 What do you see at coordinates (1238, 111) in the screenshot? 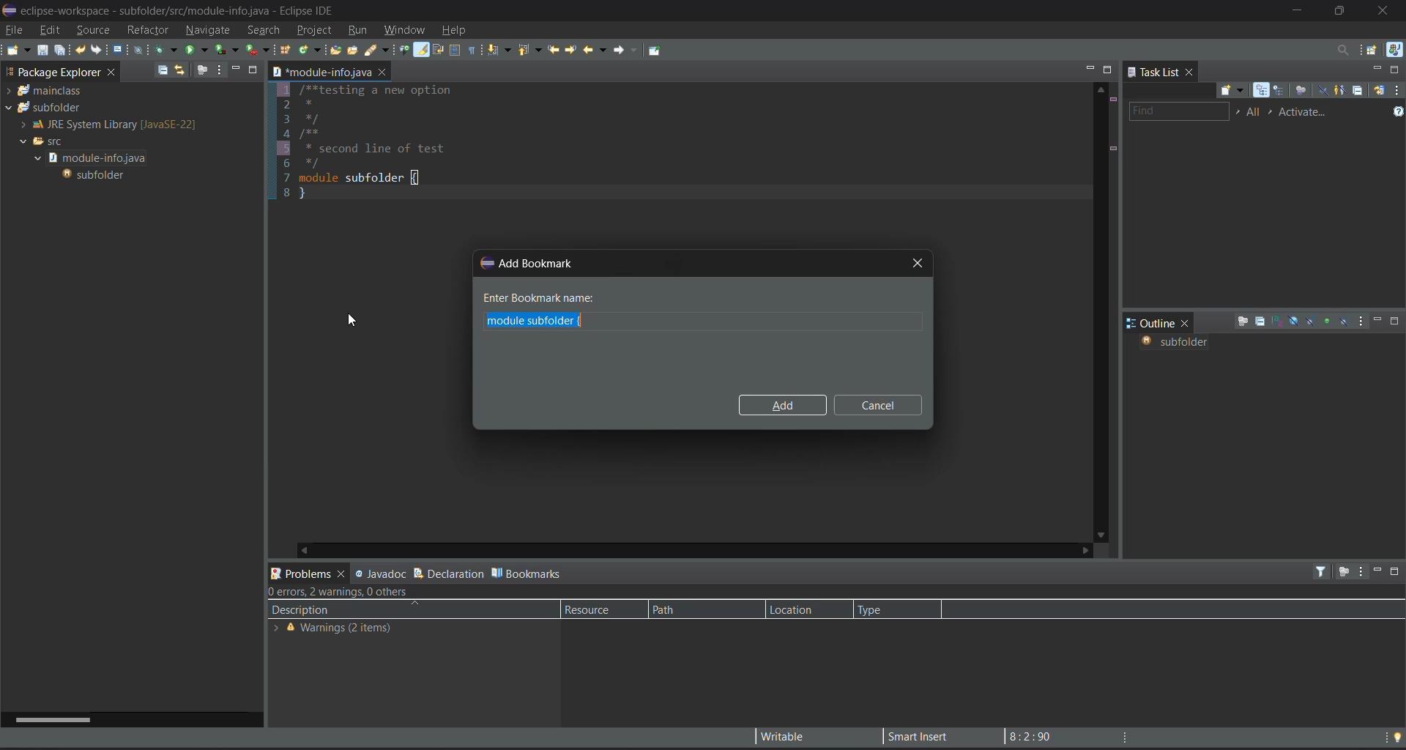
I see `select working set` at bounding box center [1238, 111].